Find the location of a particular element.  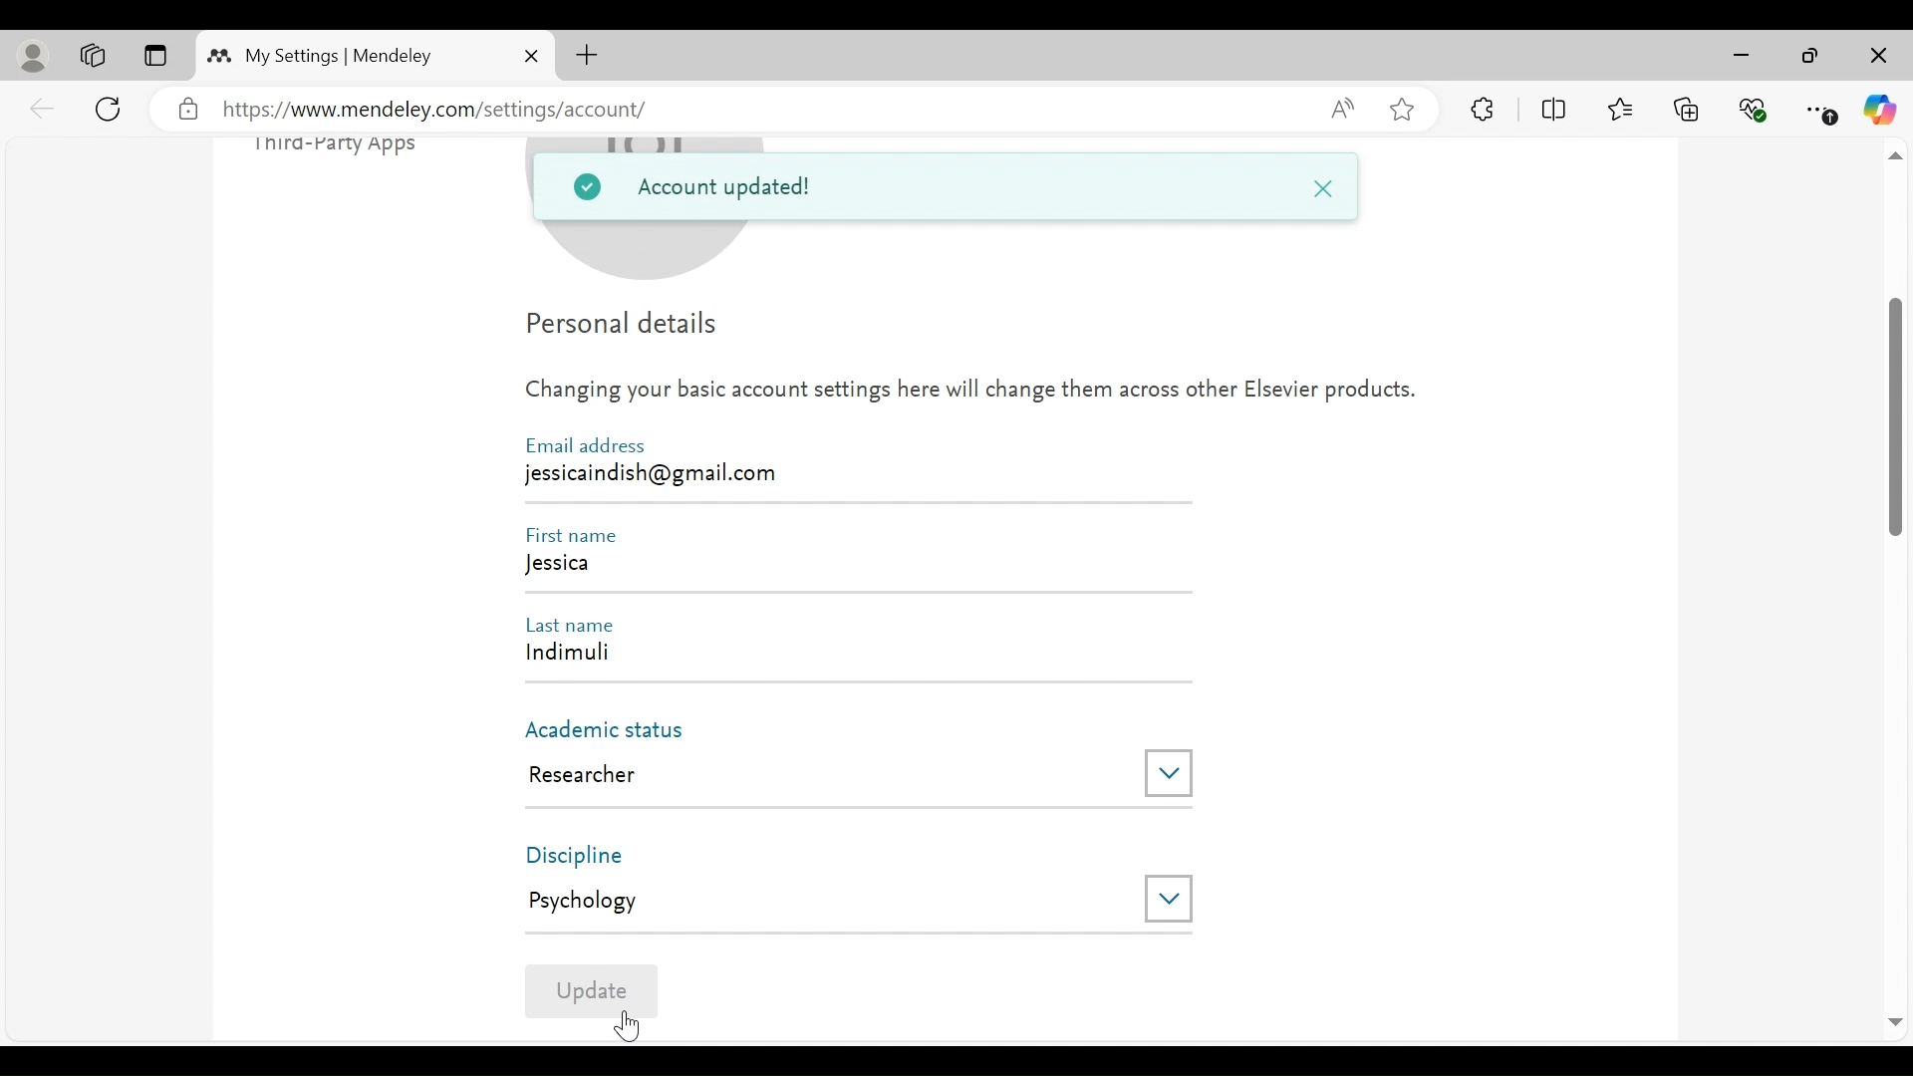

Read aloud this page is located at coordinates (1342, 108).